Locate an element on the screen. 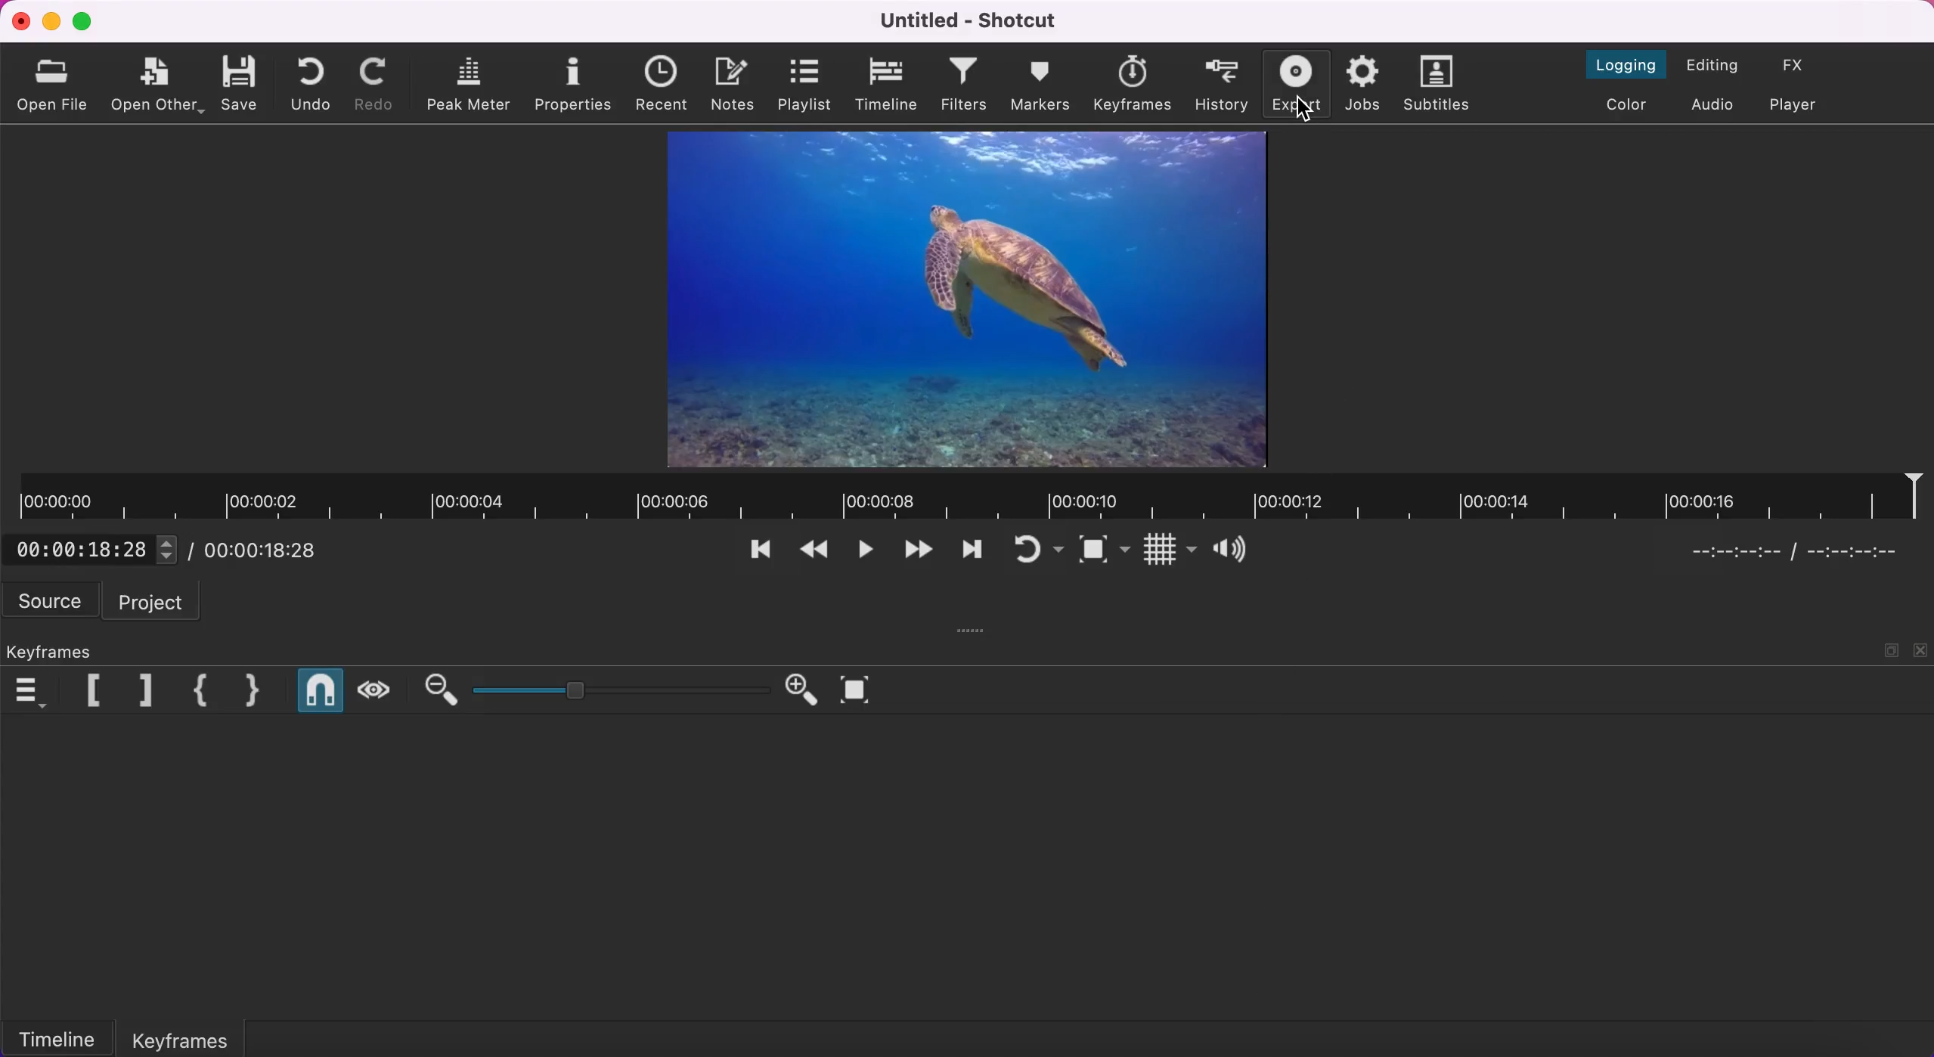 The height and width of the screenshot is (1057, 1934). skip to the previous point is located at coordinates (765, 553).